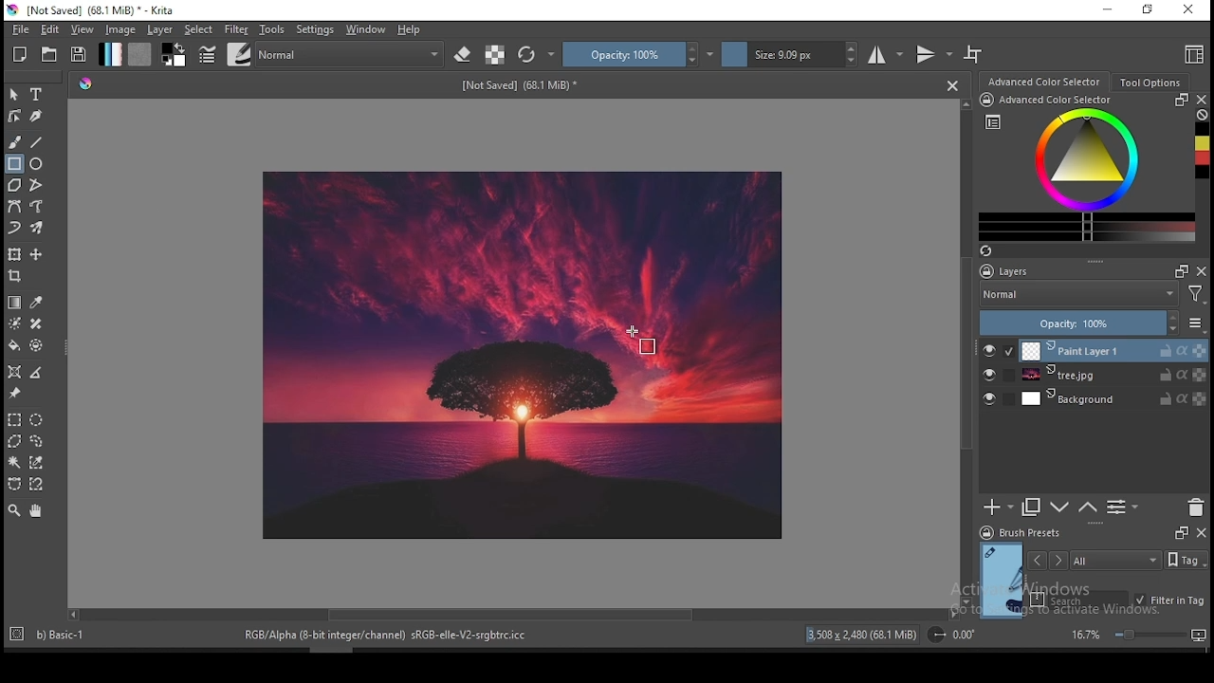 This screenshot has width=1214, height=683. What do you see at coordinates (15, 371) in the screenshot?
I see `assistant tool` at bounding box center [15, 371].